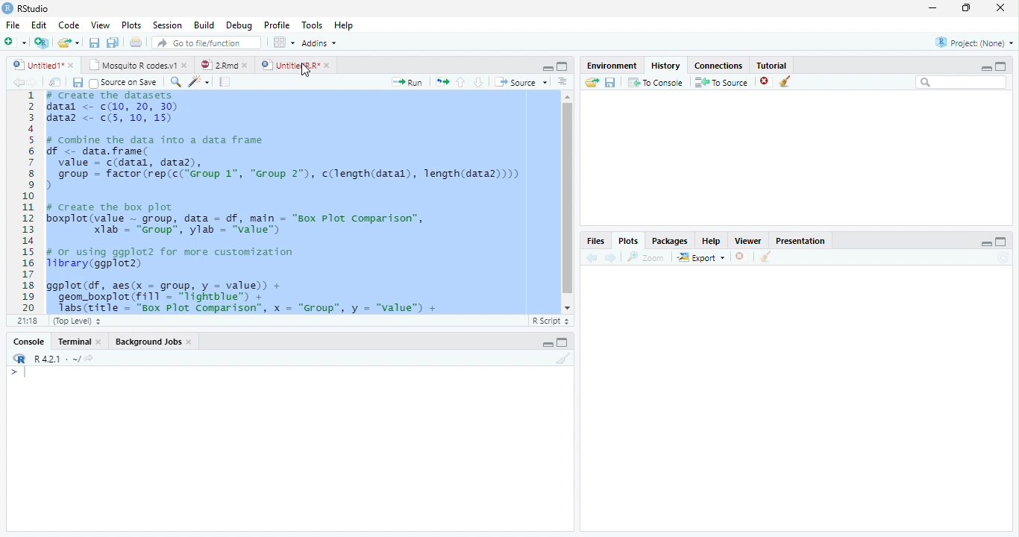 The height and width of the screenshot is (537, 1019). What do you see at coordinates (985, 243) in the screenshot?
I see `Minimize` at bounding box center [985, 243].